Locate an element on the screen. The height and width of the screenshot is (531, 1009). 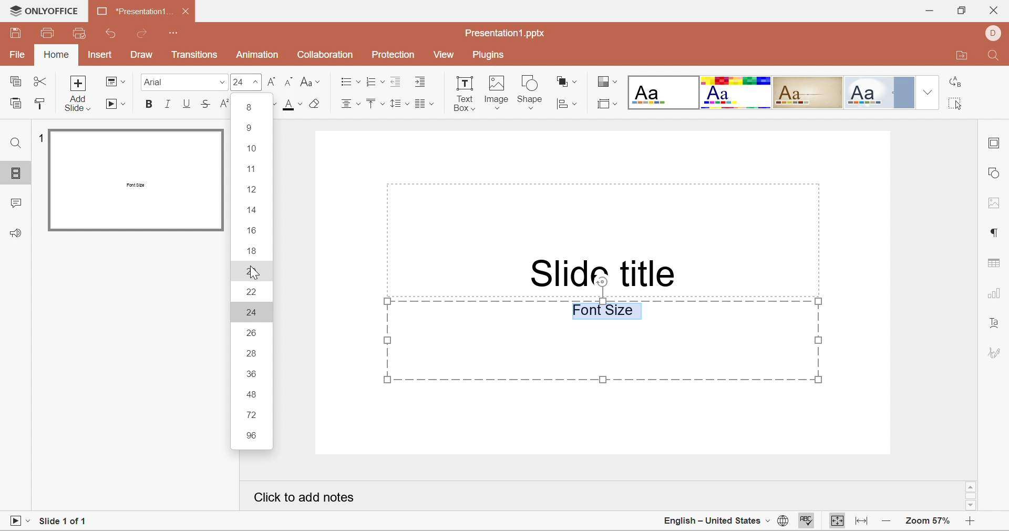
slide settings is located at coordinates (995, 145).